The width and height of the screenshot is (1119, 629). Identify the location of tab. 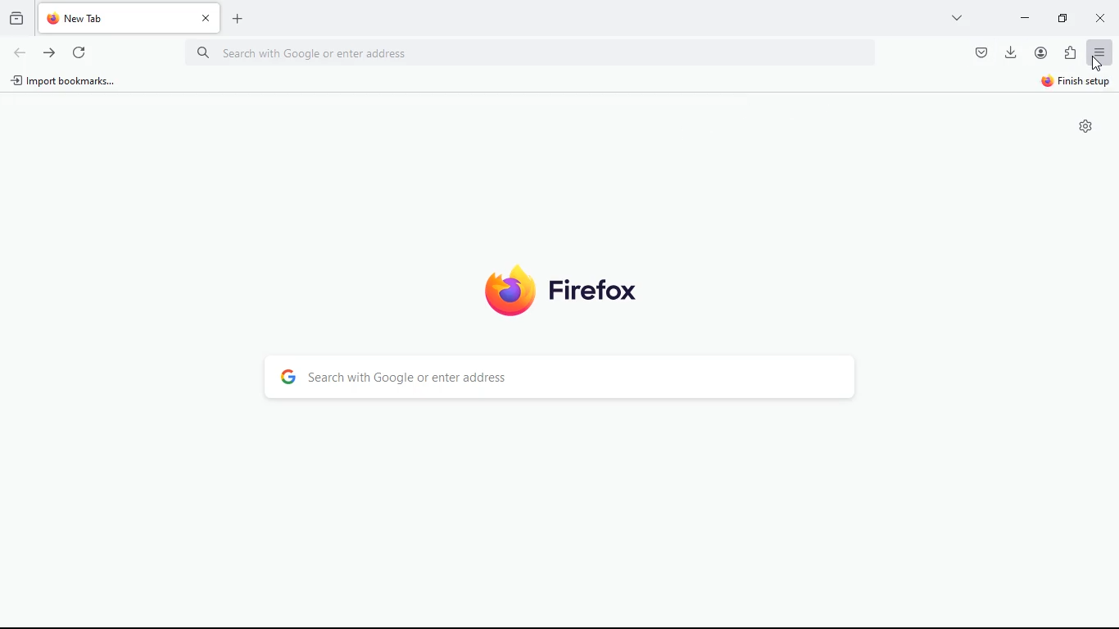
(129, 19).